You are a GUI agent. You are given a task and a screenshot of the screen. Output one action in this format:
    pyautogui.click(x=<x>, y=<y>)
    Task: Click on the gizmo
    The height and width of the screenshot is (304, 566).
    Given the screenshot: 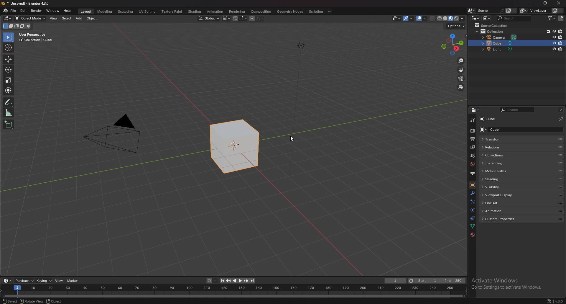 What is the action you would take?
    pyautogui.click(x=409, y=19)
    